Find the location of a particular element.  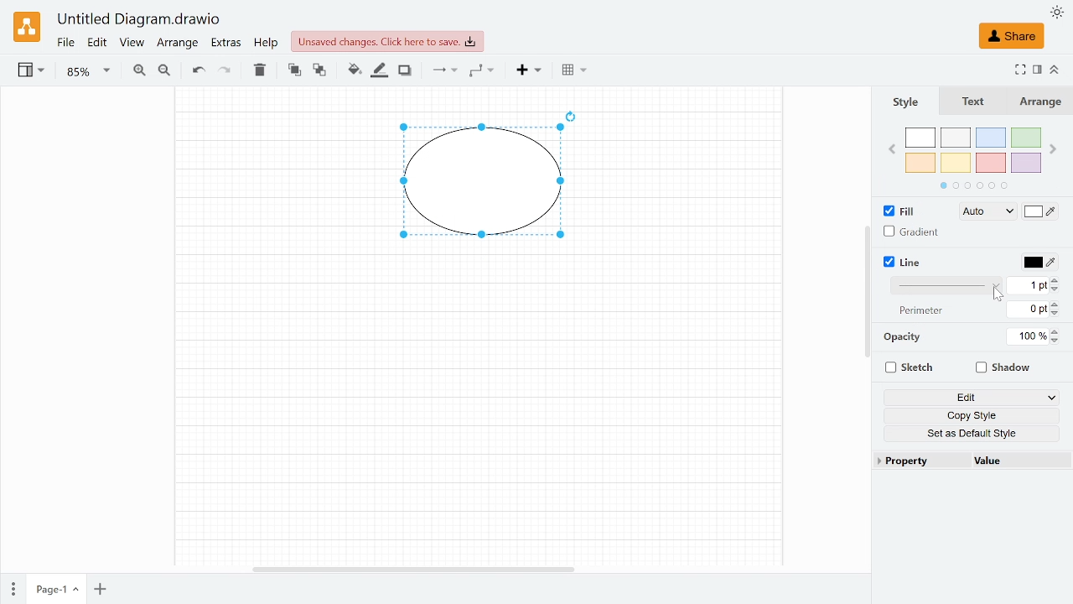

Help is located at coordinates (267, 44).